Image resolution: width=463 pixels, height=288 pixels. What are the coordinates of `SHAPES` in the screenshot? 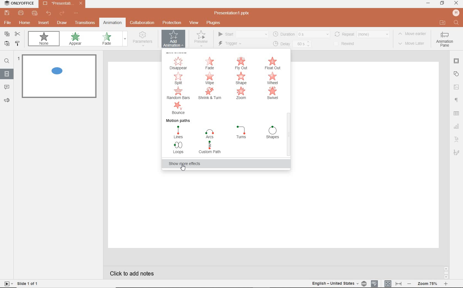 It's located at (273, 133).